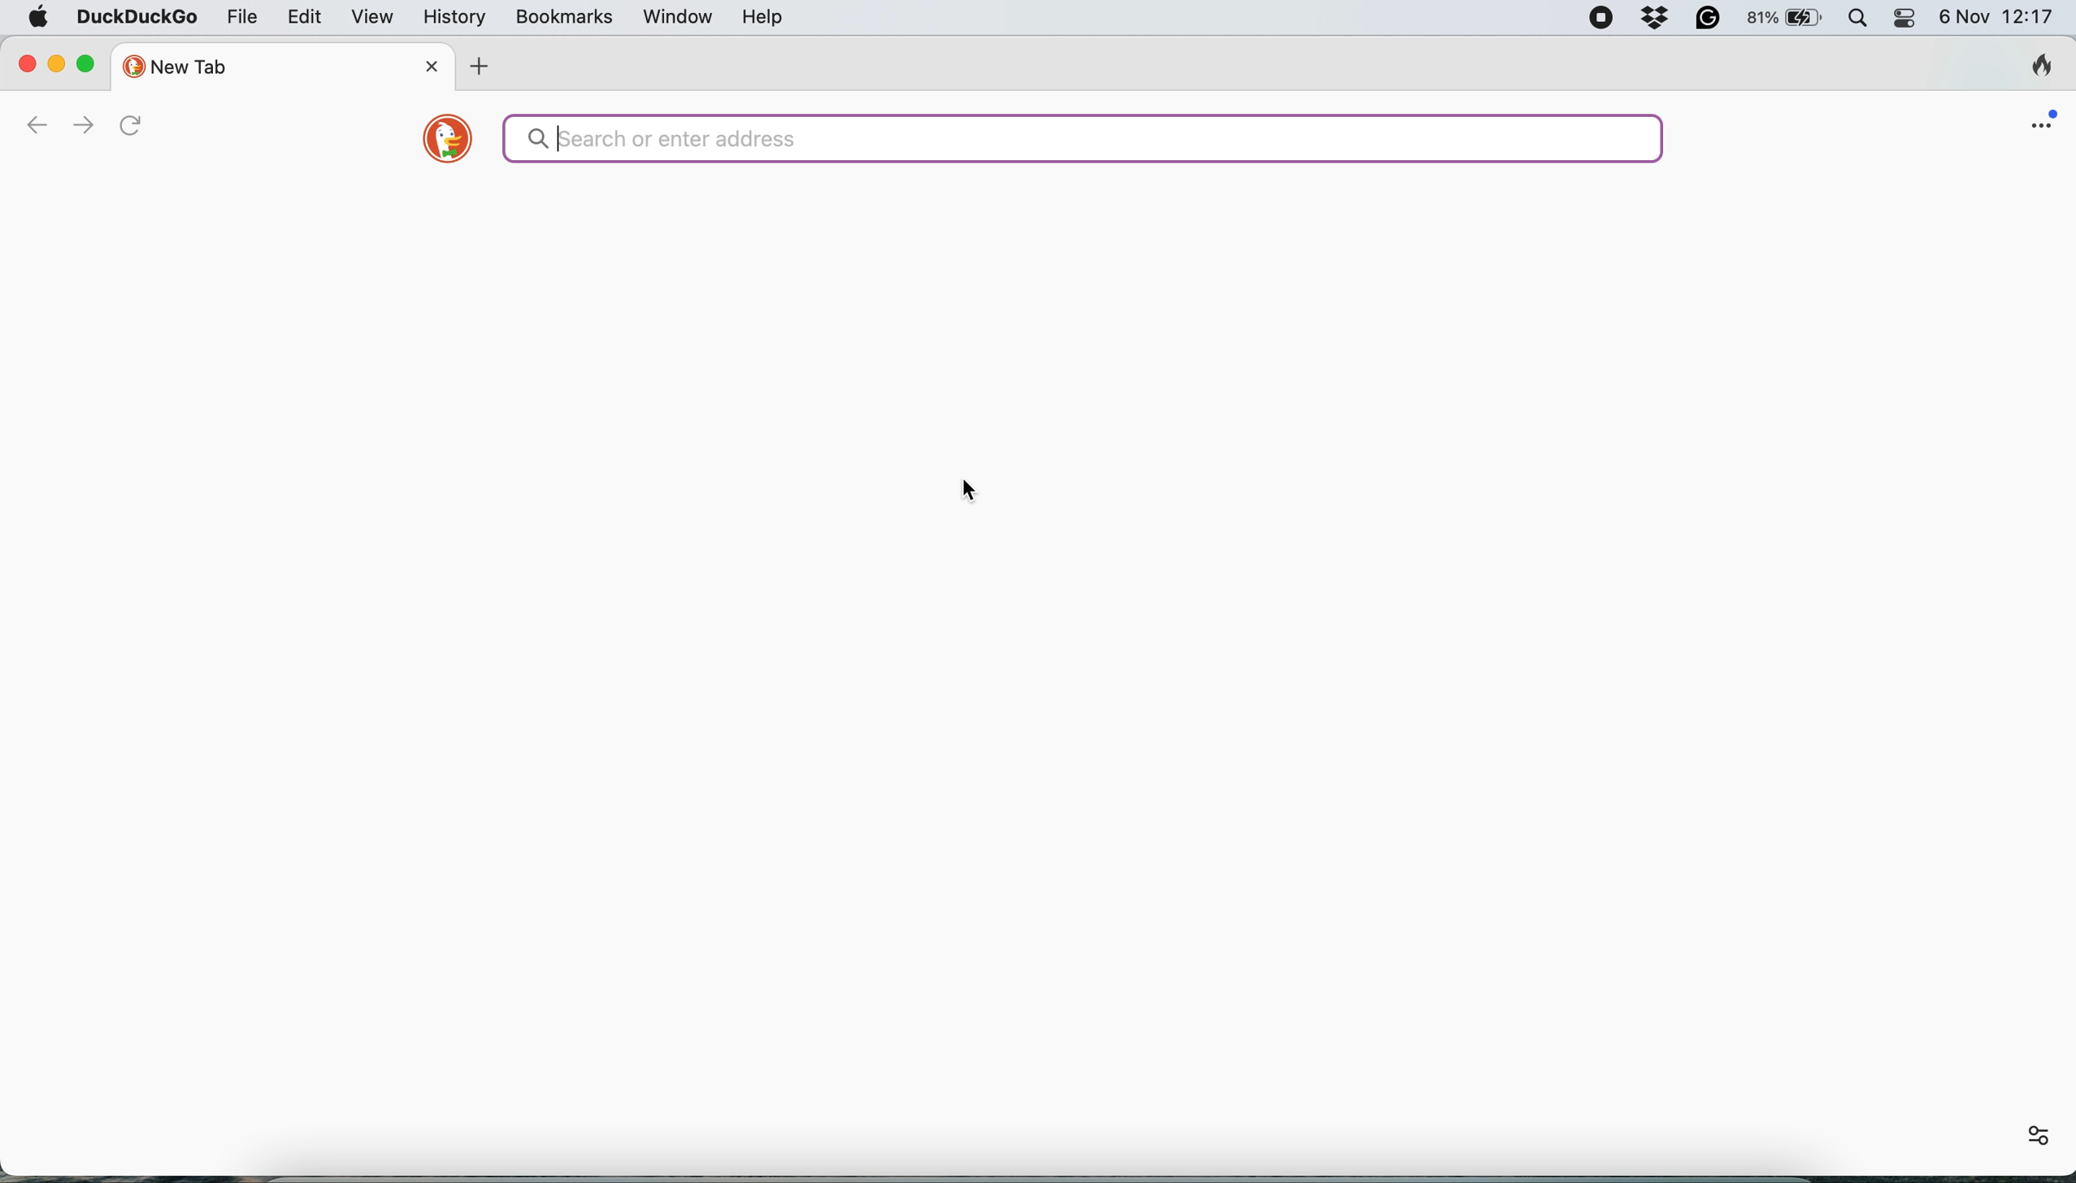 Image resolution: width=2076 pixels, height=1183 pixels. Describe the element at coordinates (136, 18) in the screenshot. I see `duckduckgo` at that location.